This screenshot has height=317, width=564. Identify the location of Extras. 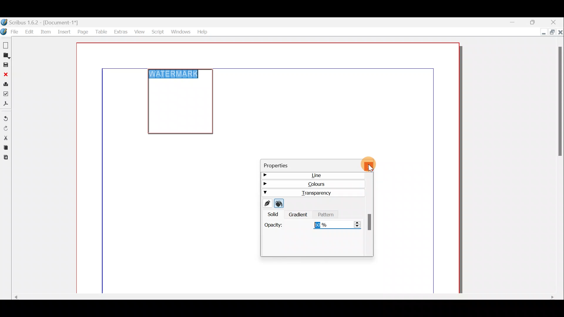
(120, 32).